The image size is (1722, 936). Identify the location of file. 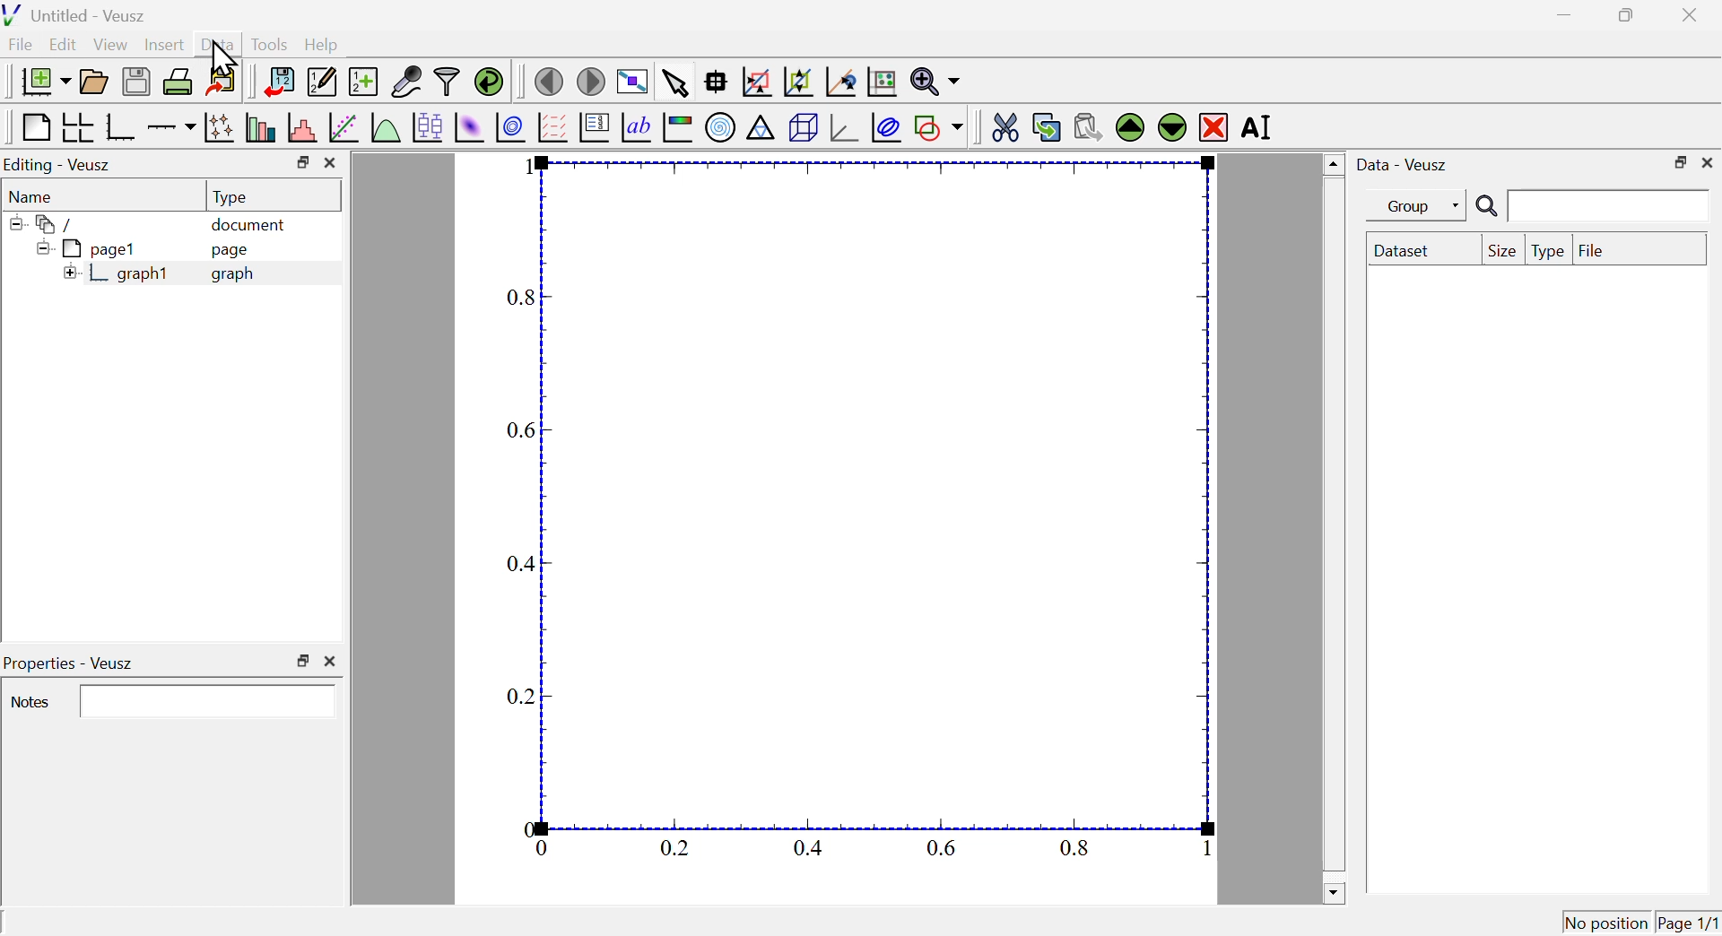
(1592, 248).